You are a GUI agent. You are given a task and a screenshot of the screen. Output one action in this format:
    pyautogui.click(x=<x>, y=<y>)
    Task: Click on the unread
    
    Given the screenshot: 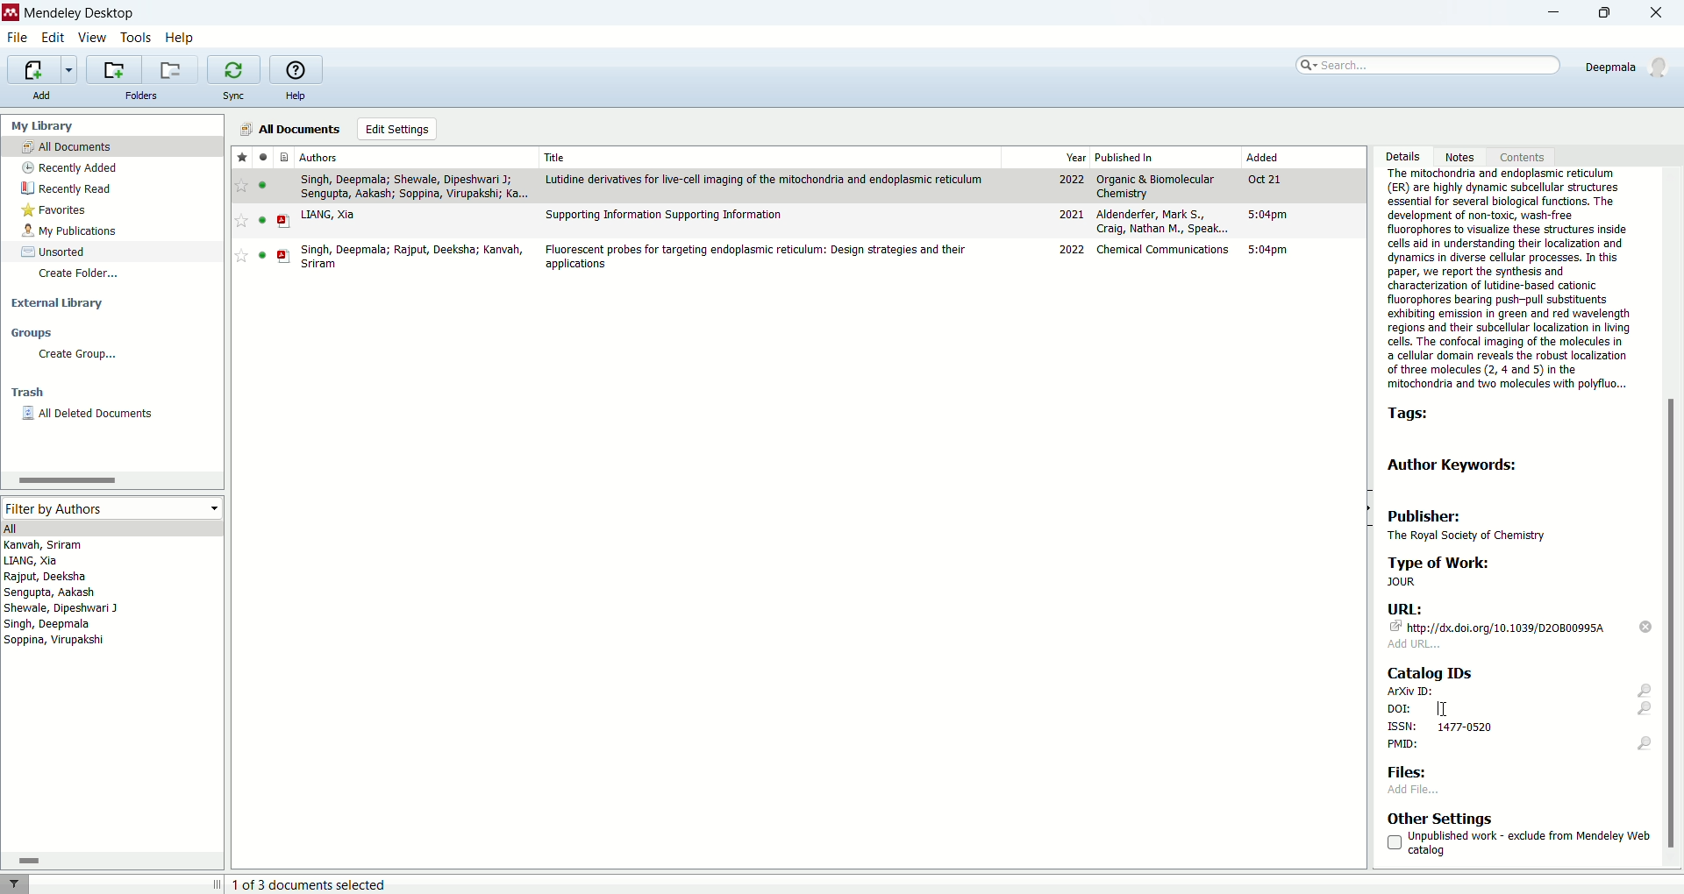 What is the action you would take?
    pyautogui.click(x=262, y=255)
    